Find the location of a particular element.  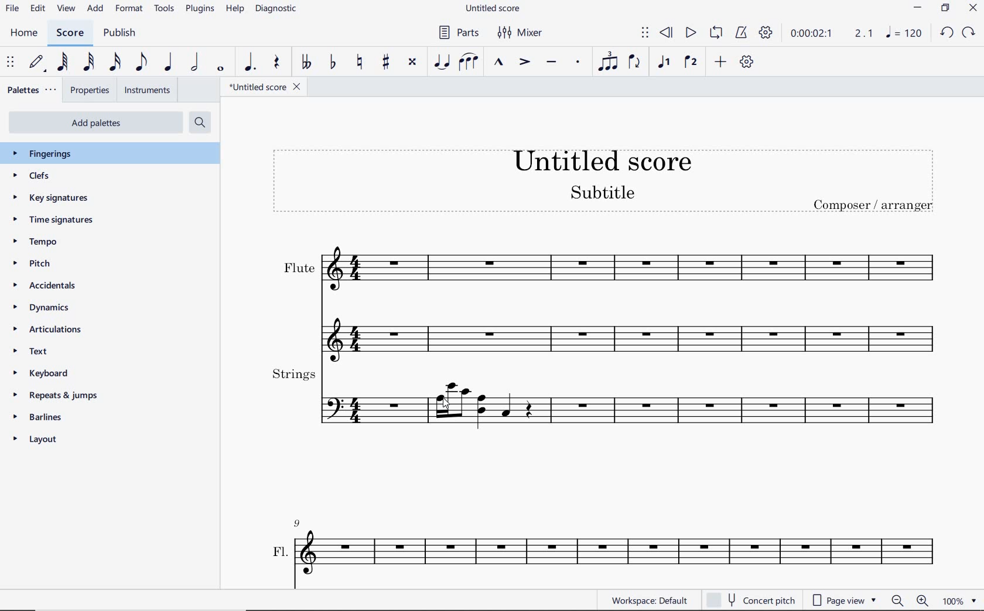

metronome is located at coordinates (741, 35).